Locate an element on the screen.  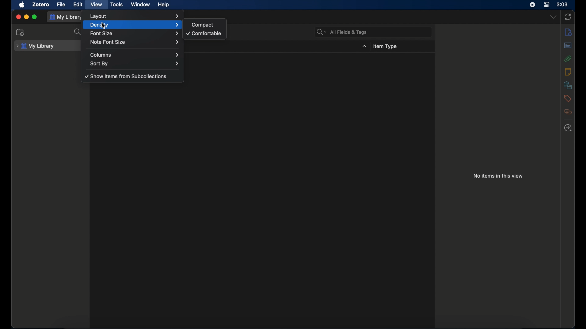
maximize is located at coordinates (35, 17).